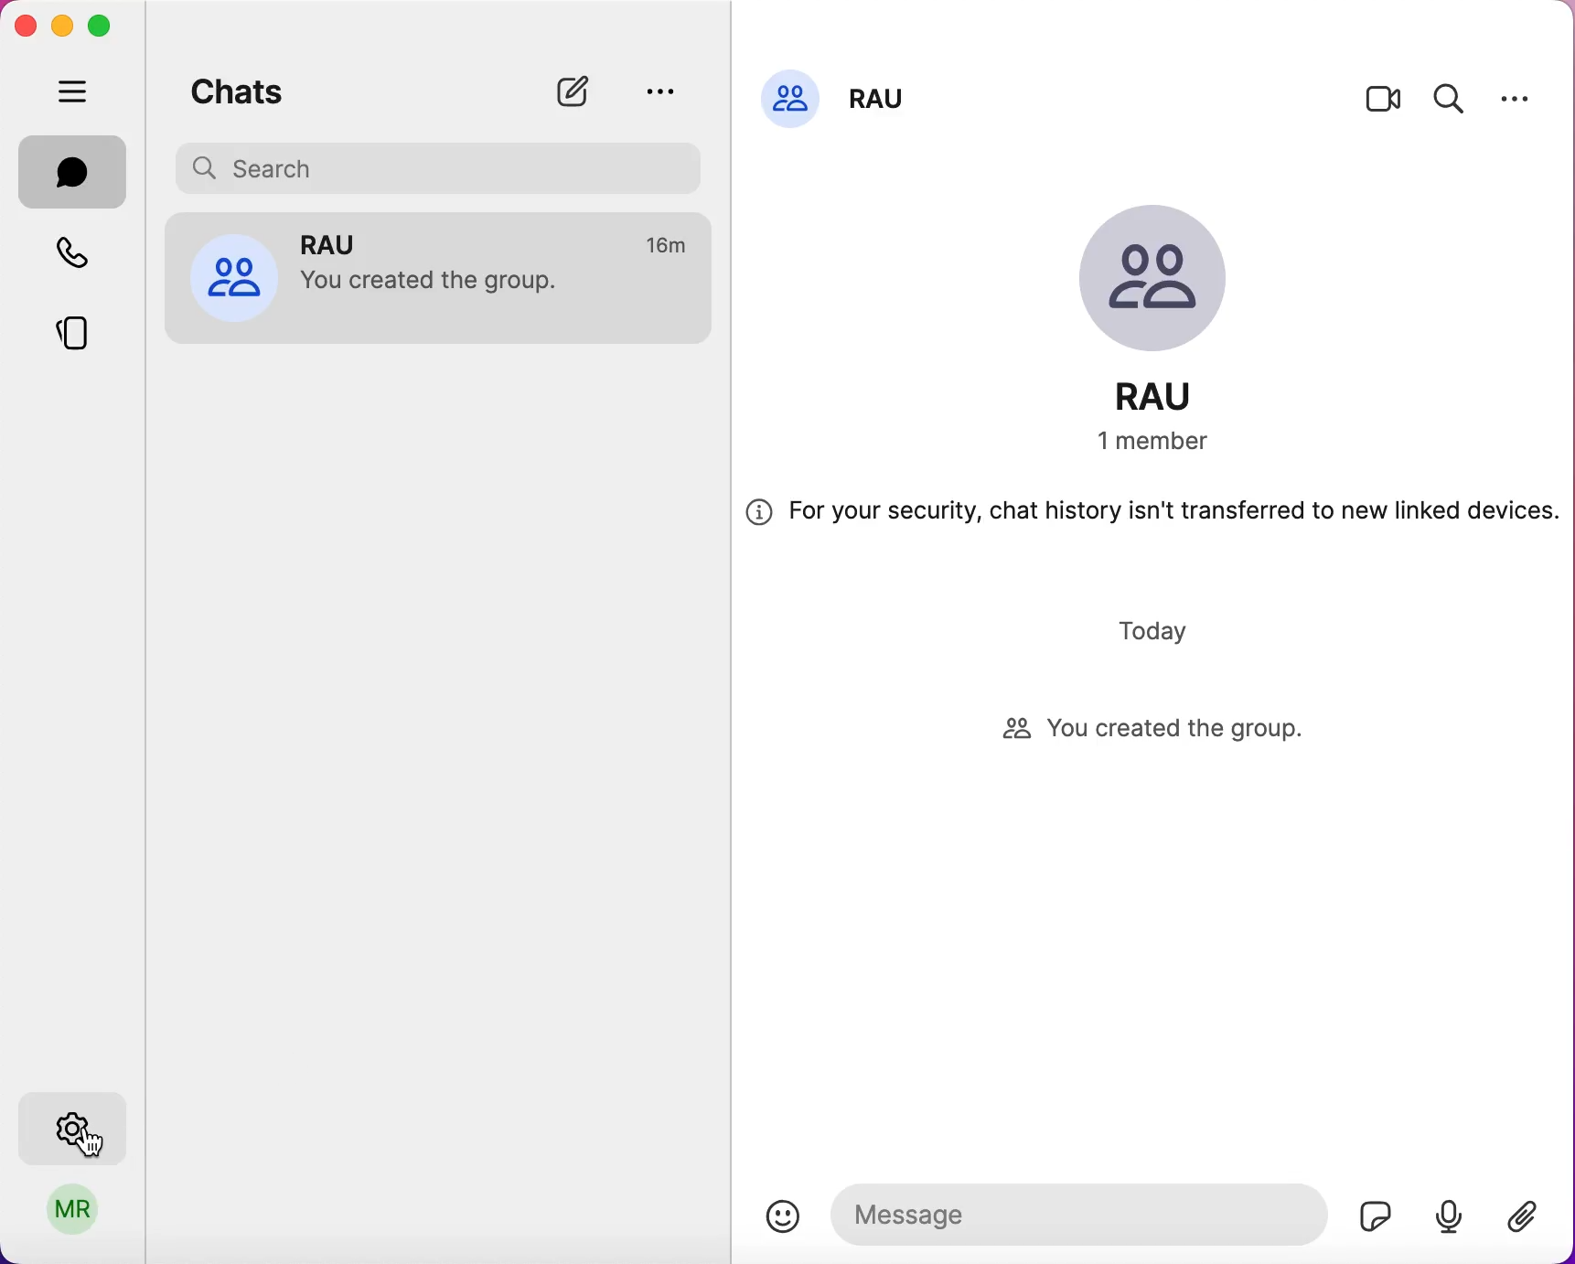 Image resolution: width=1575 pixels, height=1264 pixels. Describe the element at coordinates (1173, 396) in the screenshot. I see `group name` at that location.